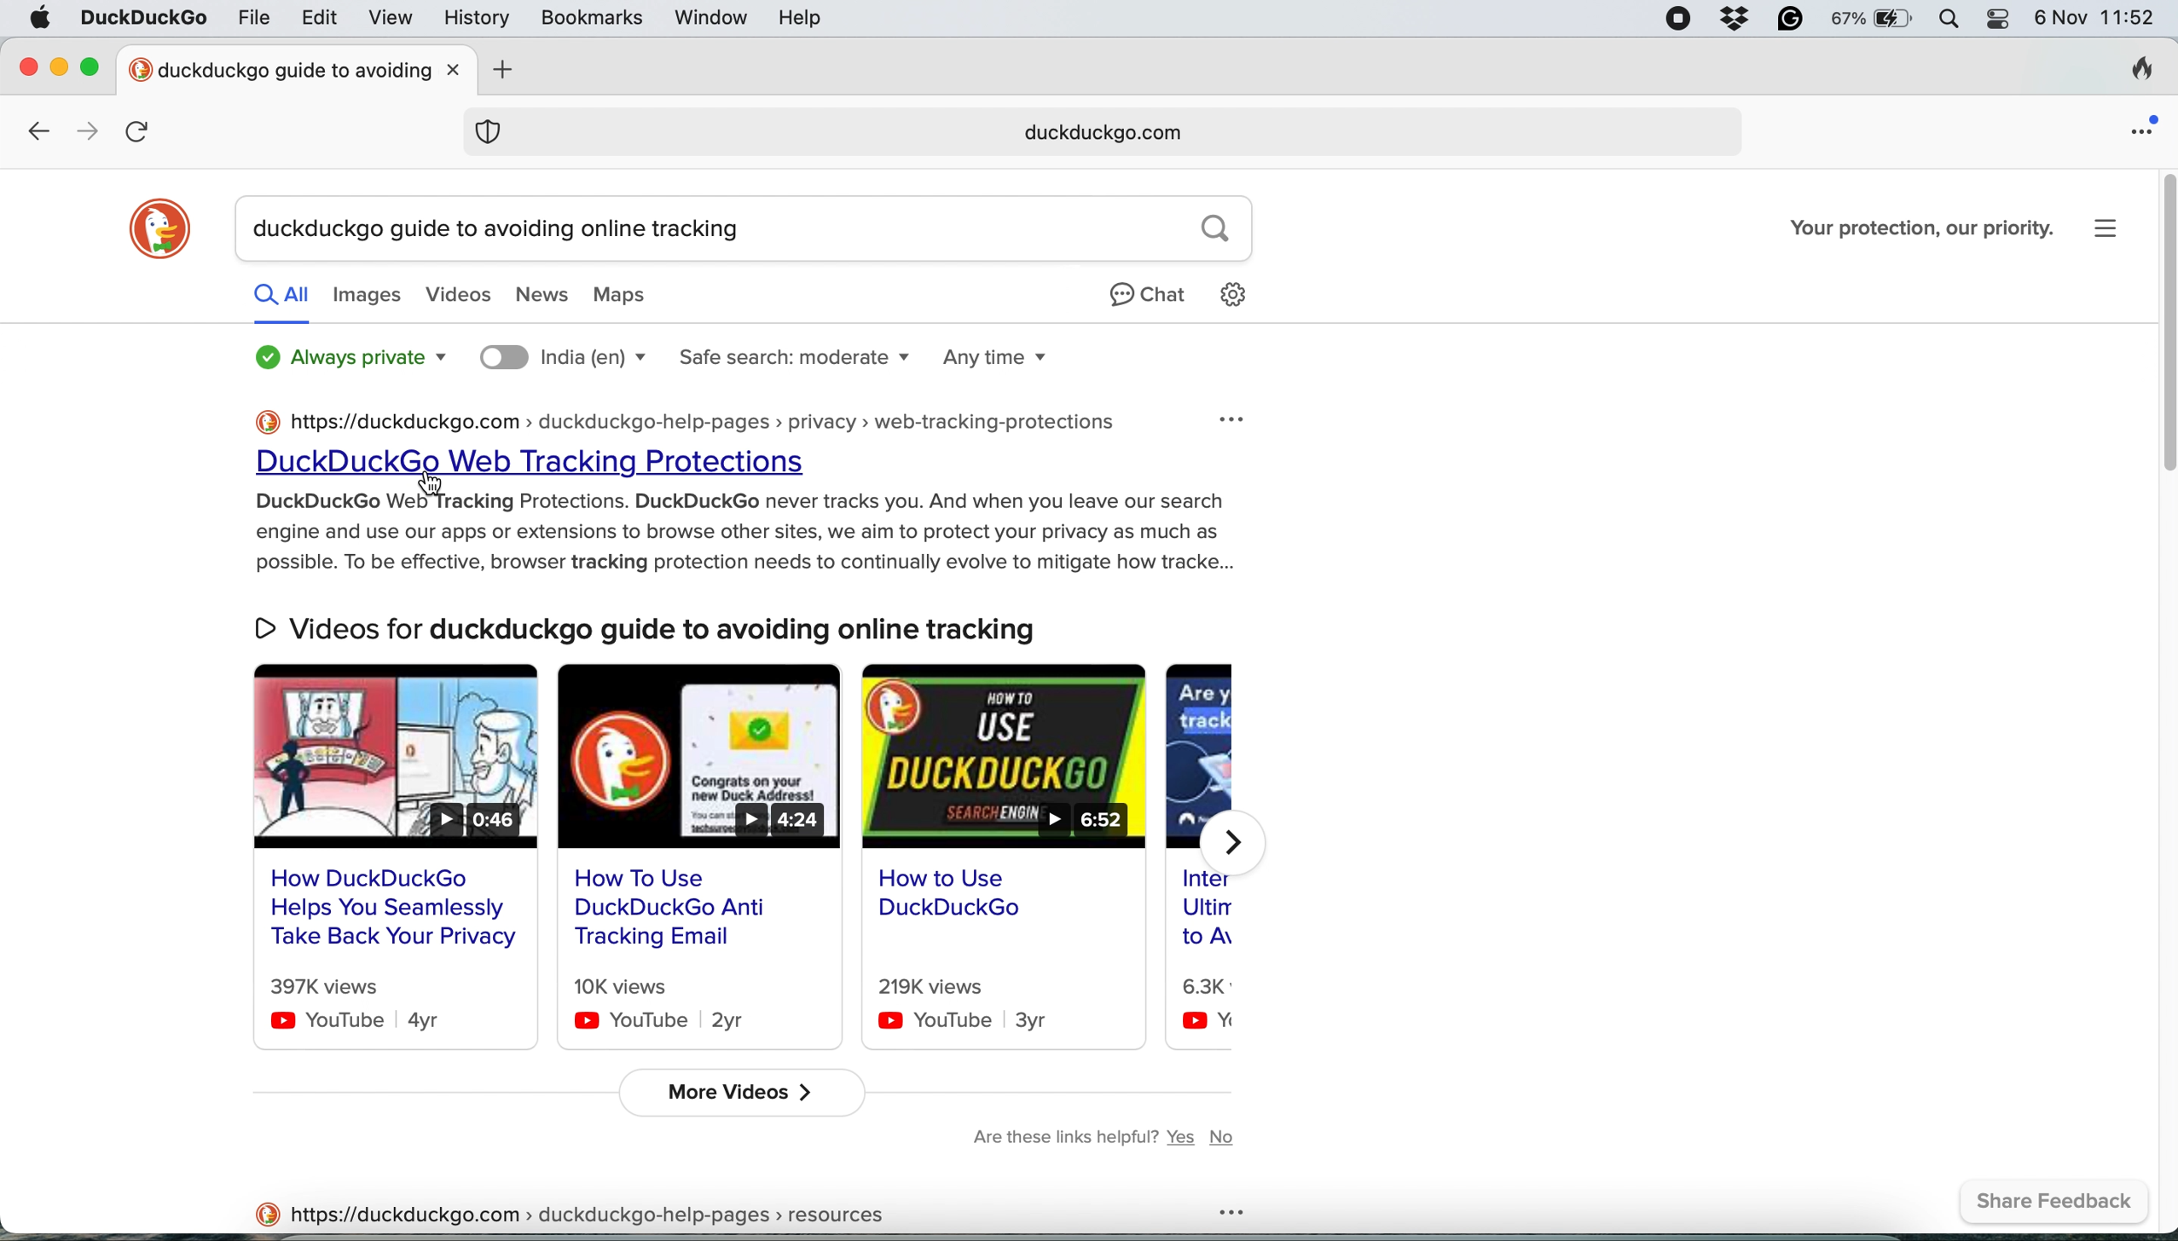  I want to click on control center, so click(2006, 22).